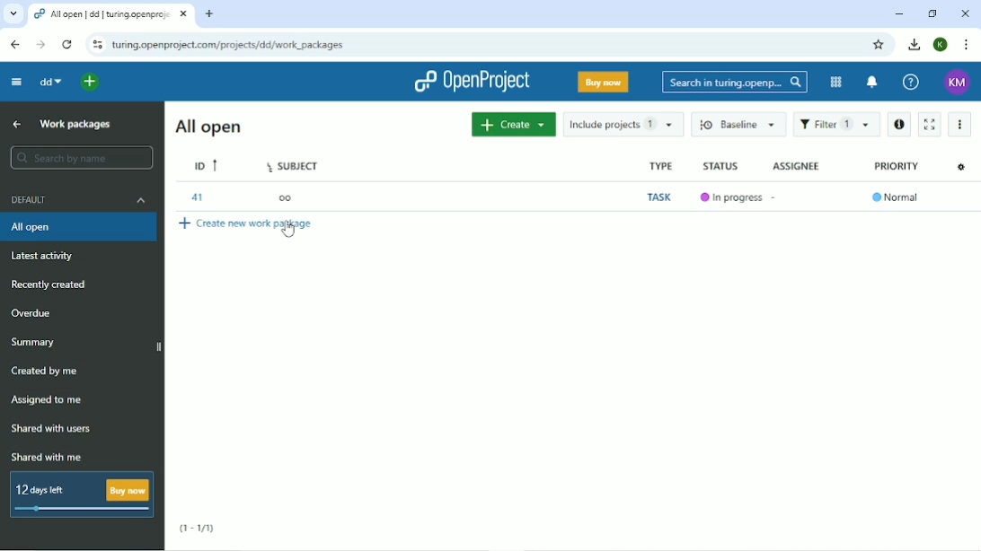 The height and width of the screenshot is (551, 981). I want to click on Shared with me, so click(46, 458).